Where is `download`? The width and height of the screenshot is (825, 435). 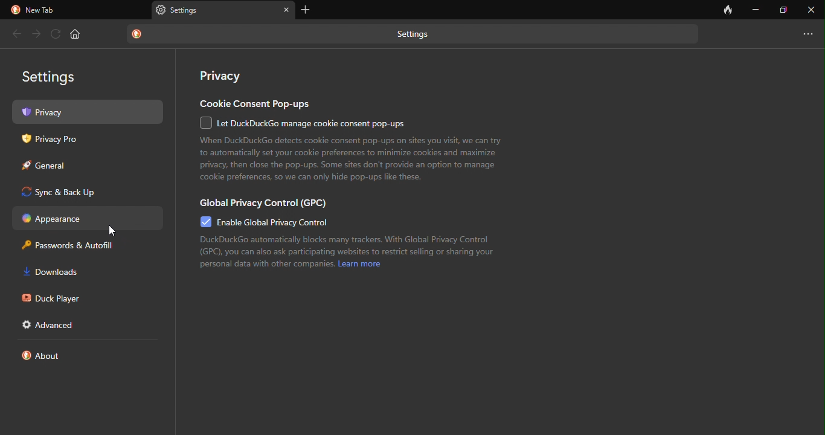 download is located at coordinates (58, 273).